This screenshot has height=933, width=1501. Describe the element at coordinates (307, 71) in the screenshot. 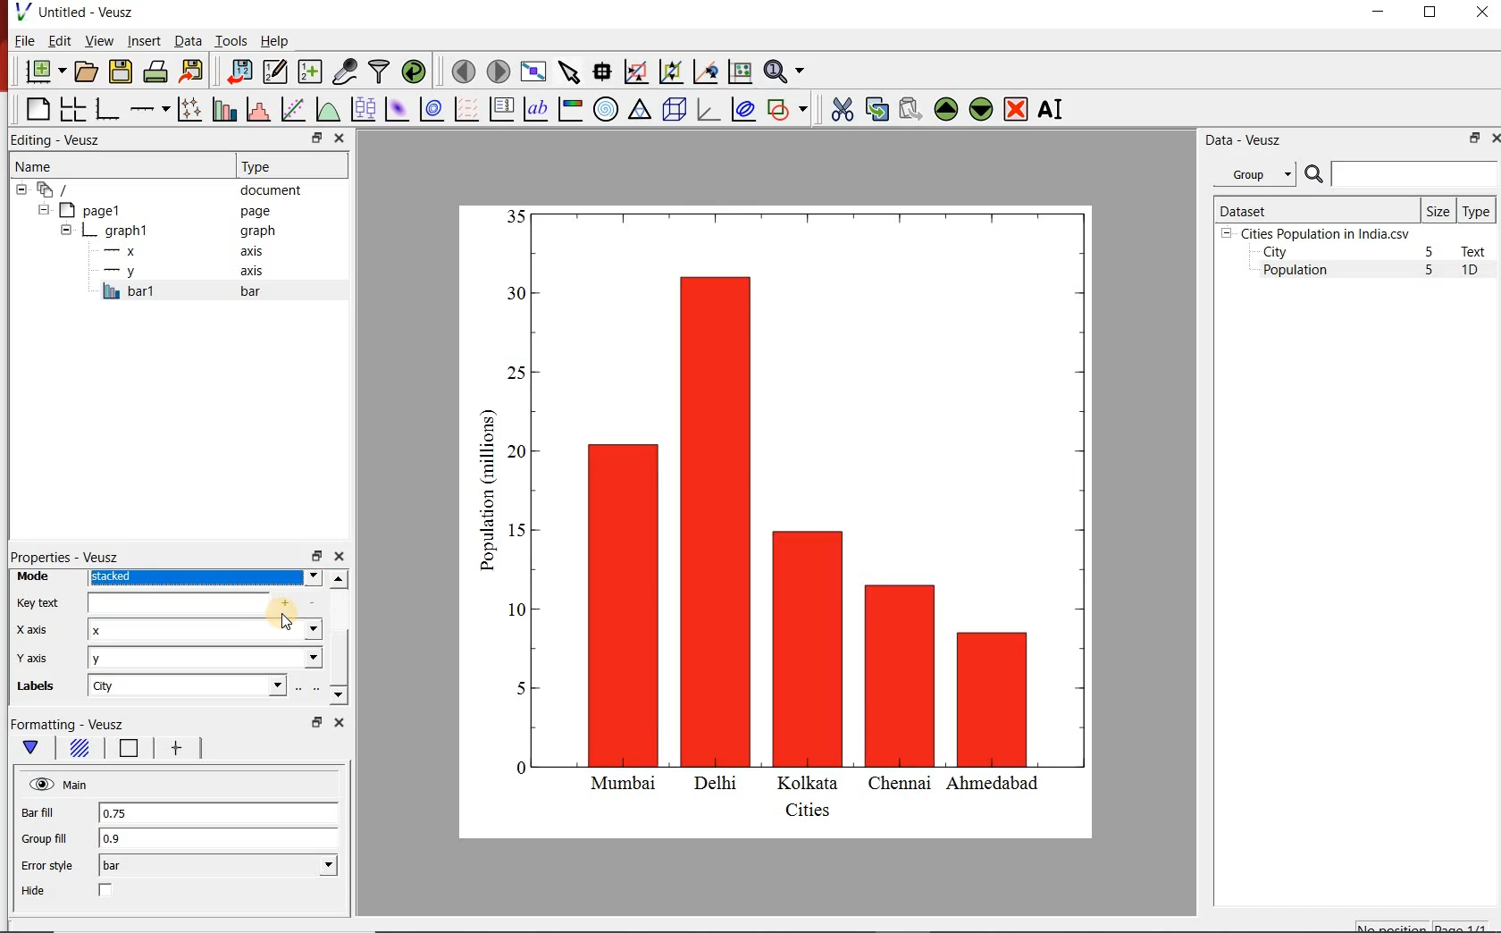

I see `create new datasets using available options` at that location.